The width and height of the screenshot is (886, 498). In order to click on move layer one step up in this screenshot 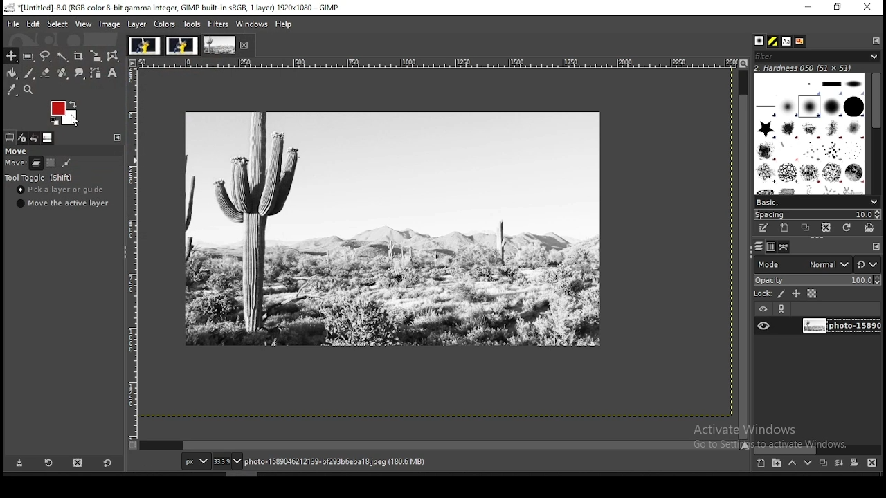, I will do `click(792, 463)`.